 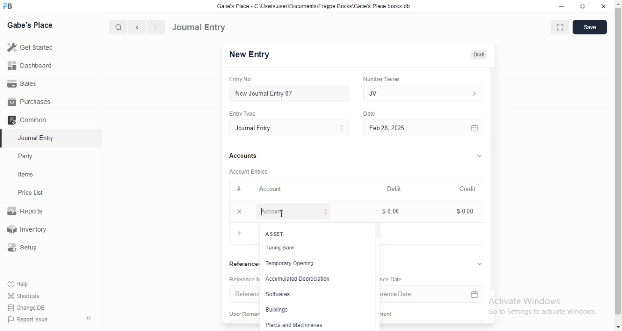 What do you see at coordinates (396, 188) in the screenshot?
I see `Debit` at bounding box center [396, 188].